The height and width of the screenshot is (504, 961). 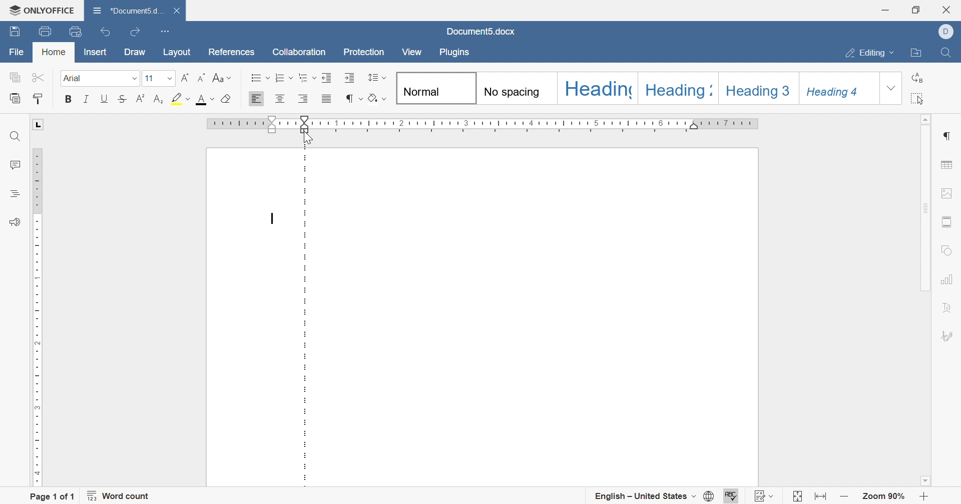 What do you see at coordinates (948, 10) in the screenshot?
I see `close` at bounding box center [948, 10].